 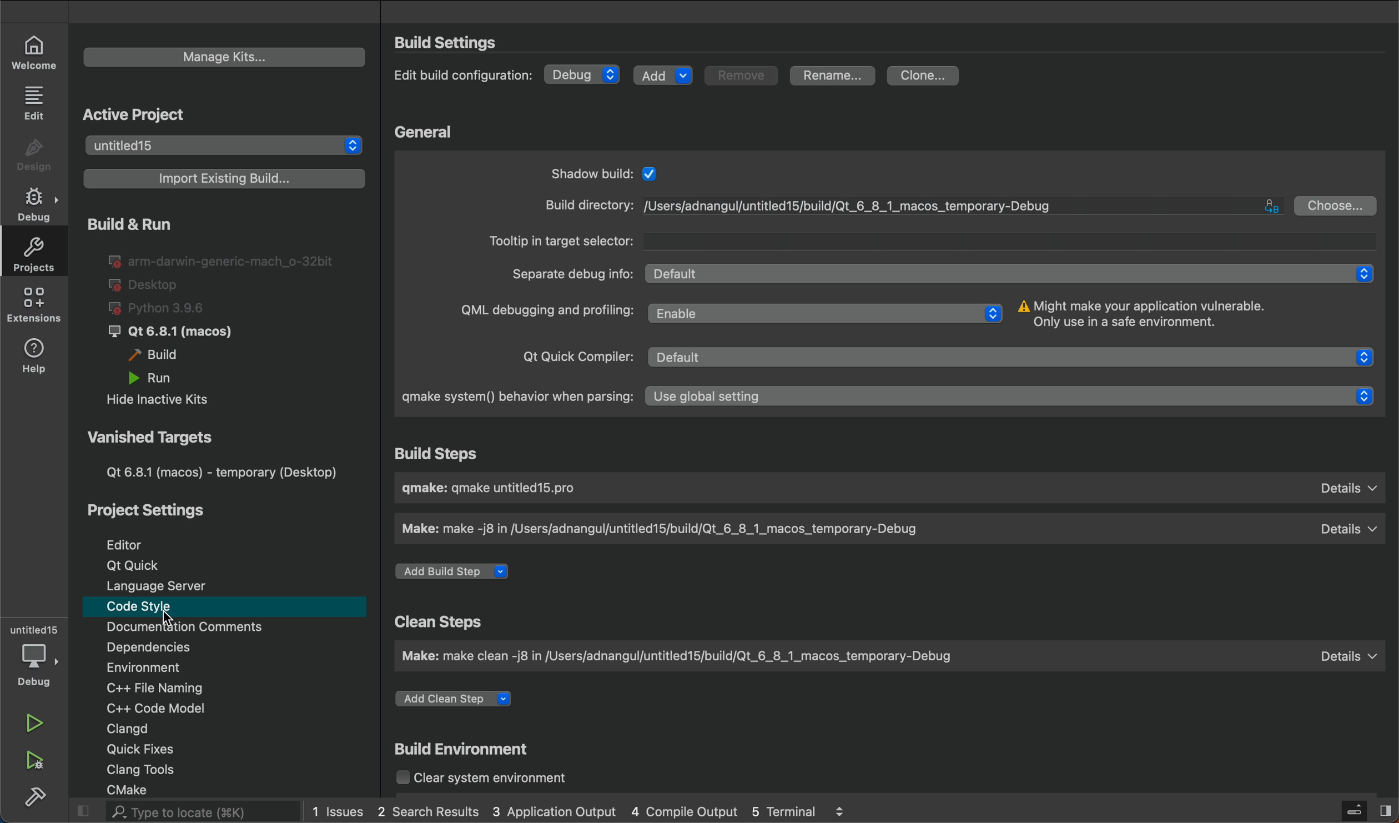 What do you see at coordinates (439, 454) in the screenshot?
I see `build steps` at bounding box center [439, 454].